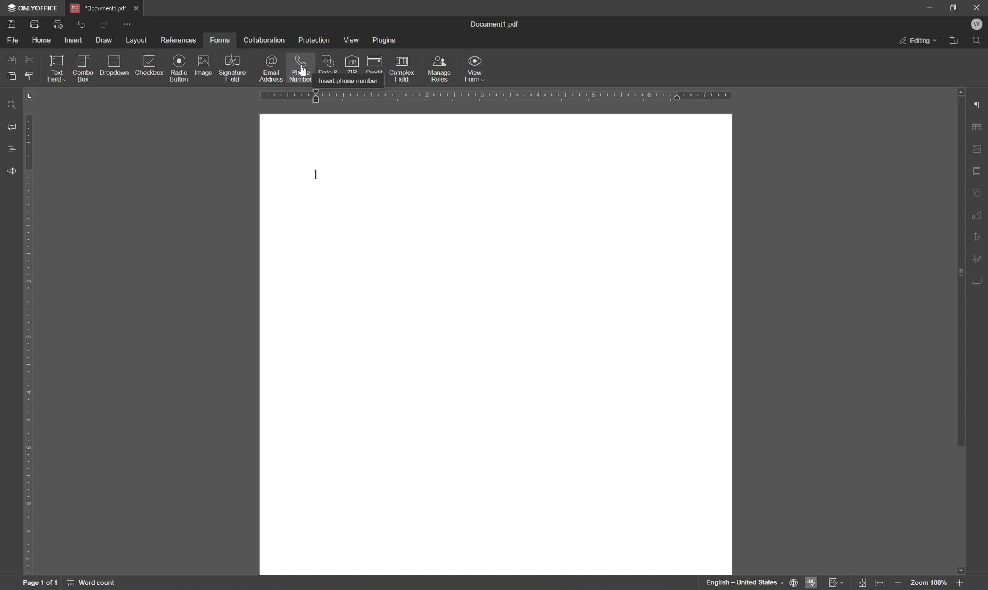 The width and height of the screenshot is (988, 590). Describe the element at coordinates (743, 583) in the screenshot. I see `english - united states` at that location.